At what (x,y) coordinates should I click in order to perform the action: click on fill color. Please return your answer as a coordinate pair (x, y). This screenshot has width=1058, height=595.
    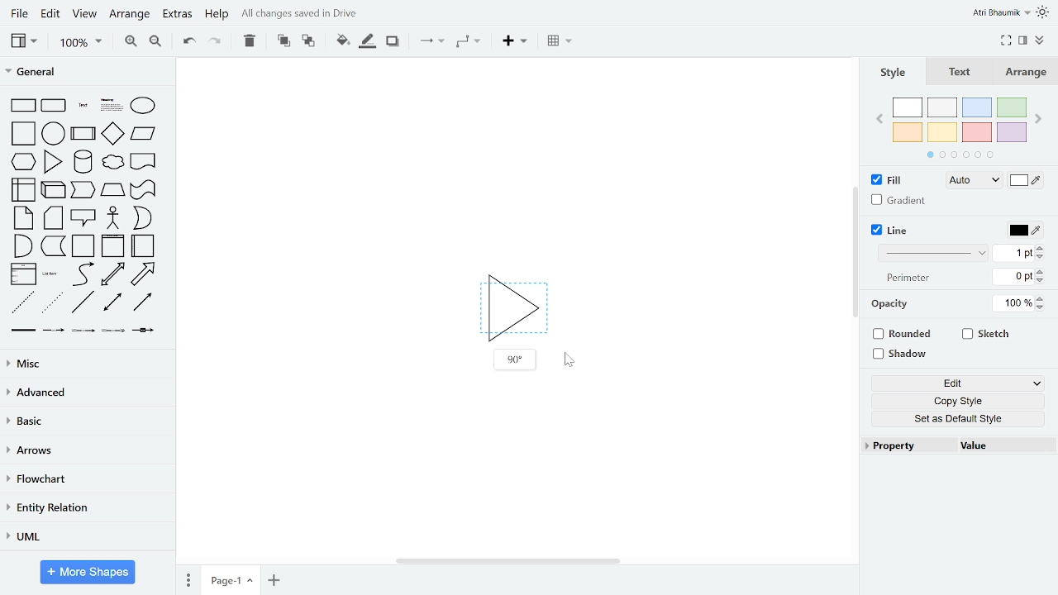
    Looking at the image, I should click on (1025, 183).